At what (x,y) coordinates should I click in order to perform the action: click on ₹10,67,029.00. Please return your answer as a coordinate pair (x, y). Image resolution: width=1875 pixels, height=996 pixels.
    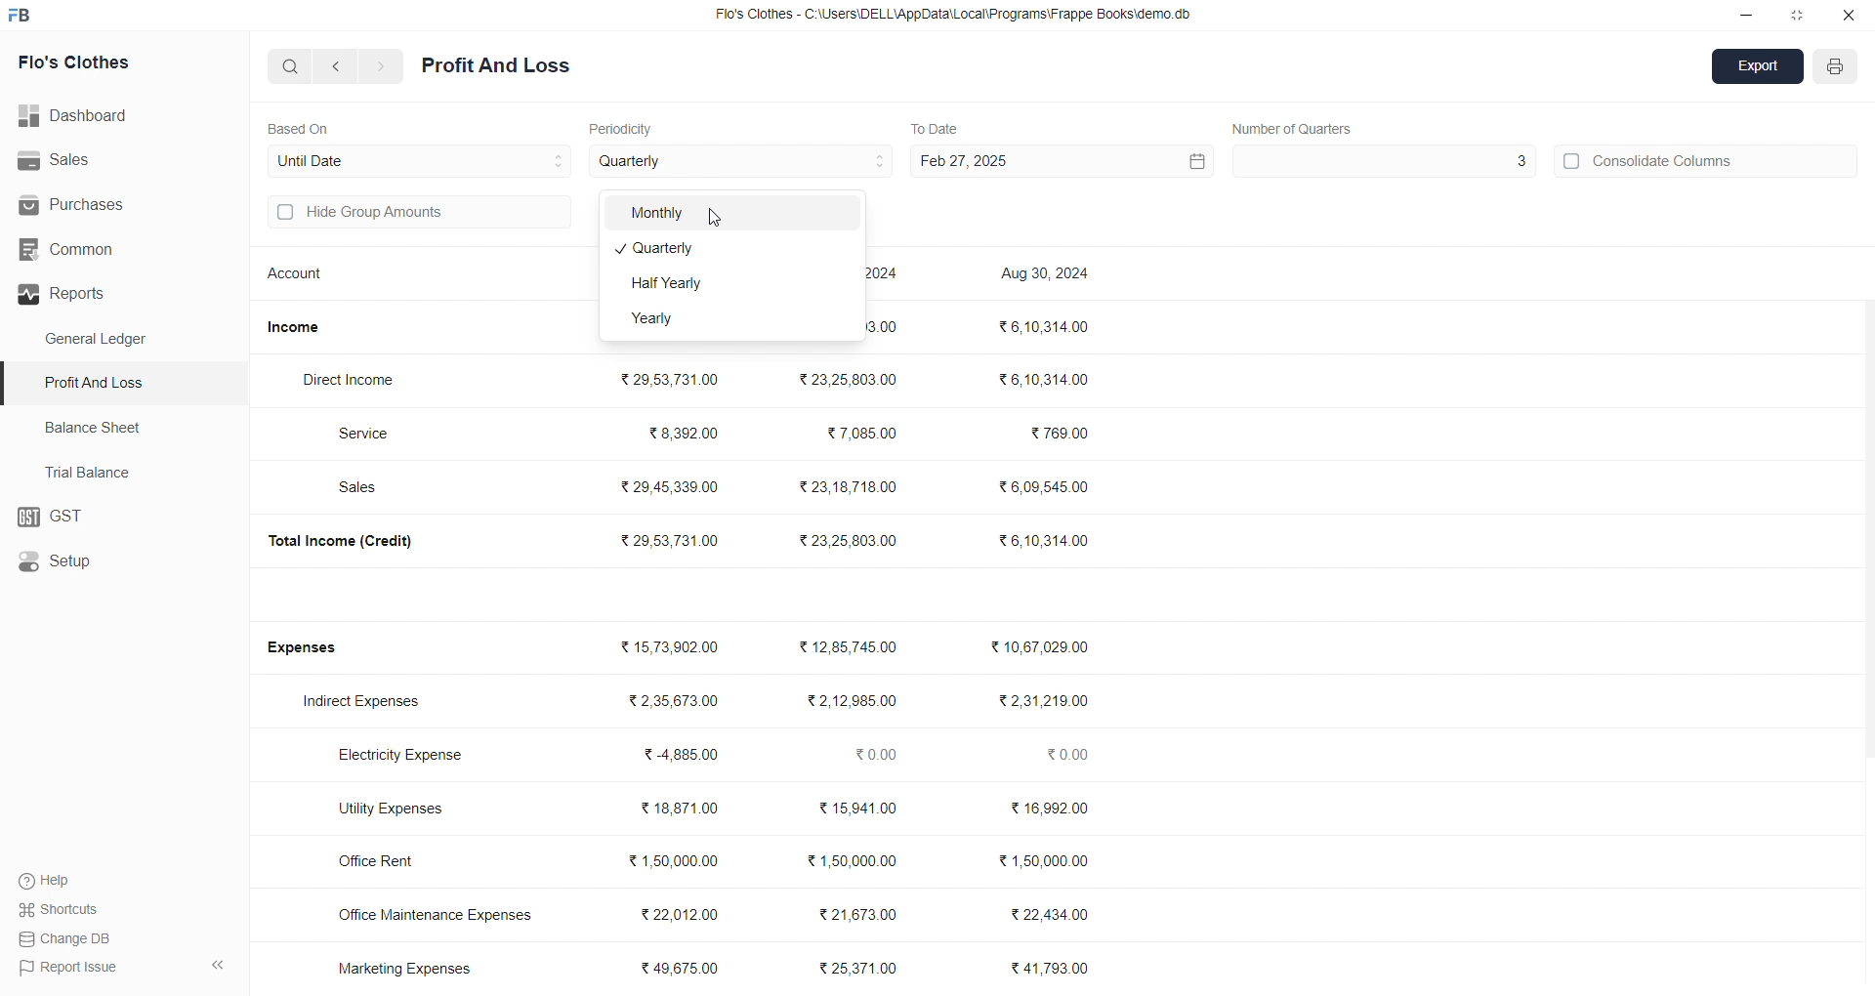
    Looking at the image, I should click on (1044, 647).